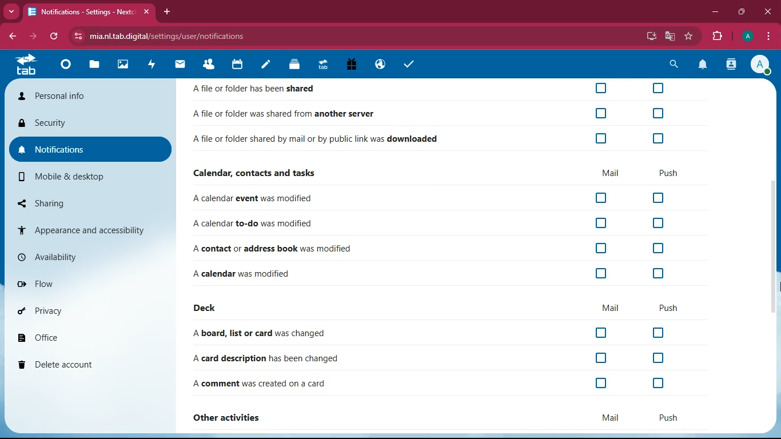  Describe the element at coordinates (89, 338) in the screenshot. I see `office` at that location.